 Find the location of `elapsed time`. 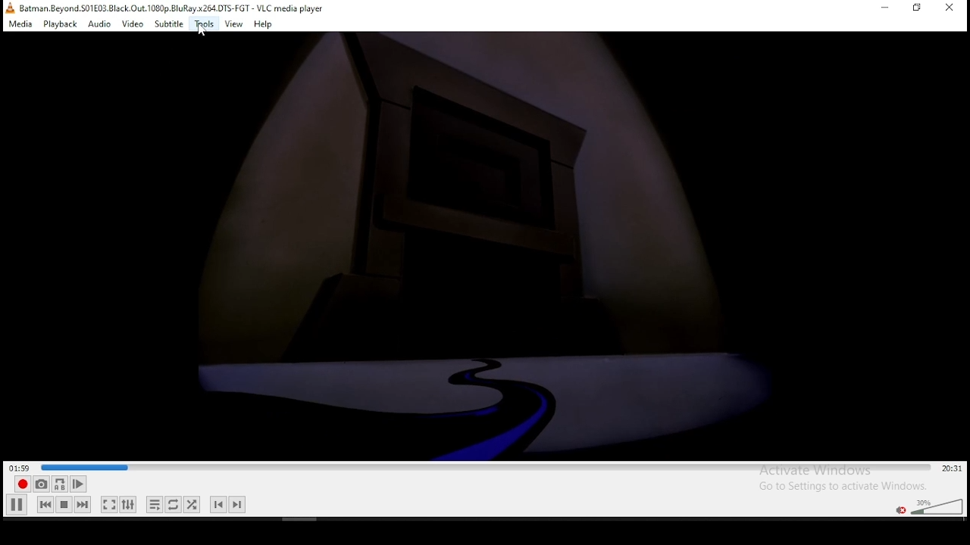

elapsed time is located at coordinates (21, 467).